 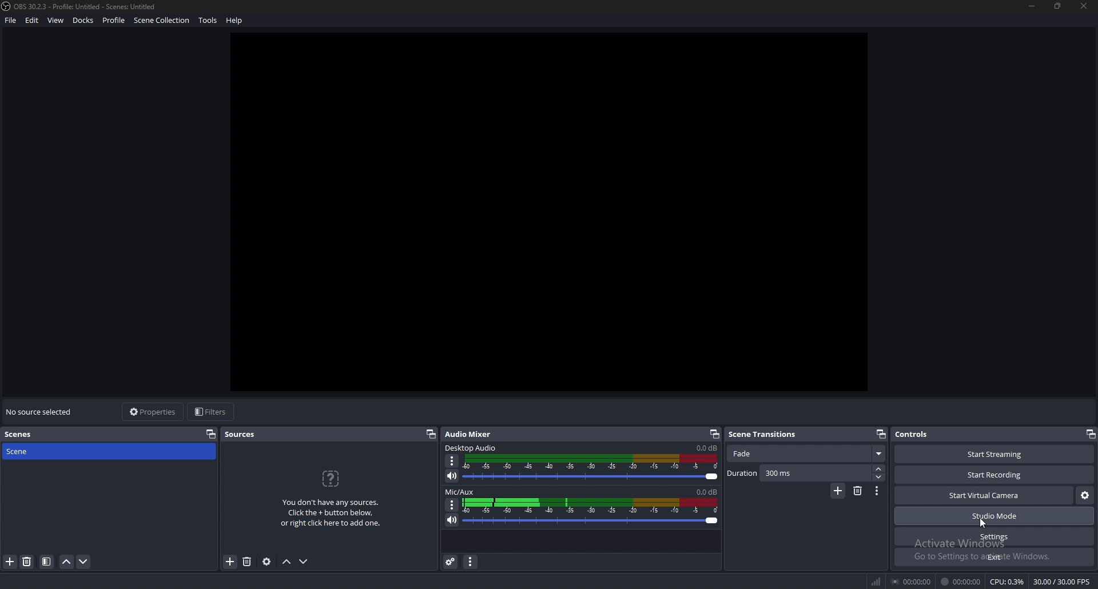 What do you see at coordinates (21, 435) in the screenshot?
I see `scenes` at bounding box center [21, 435].